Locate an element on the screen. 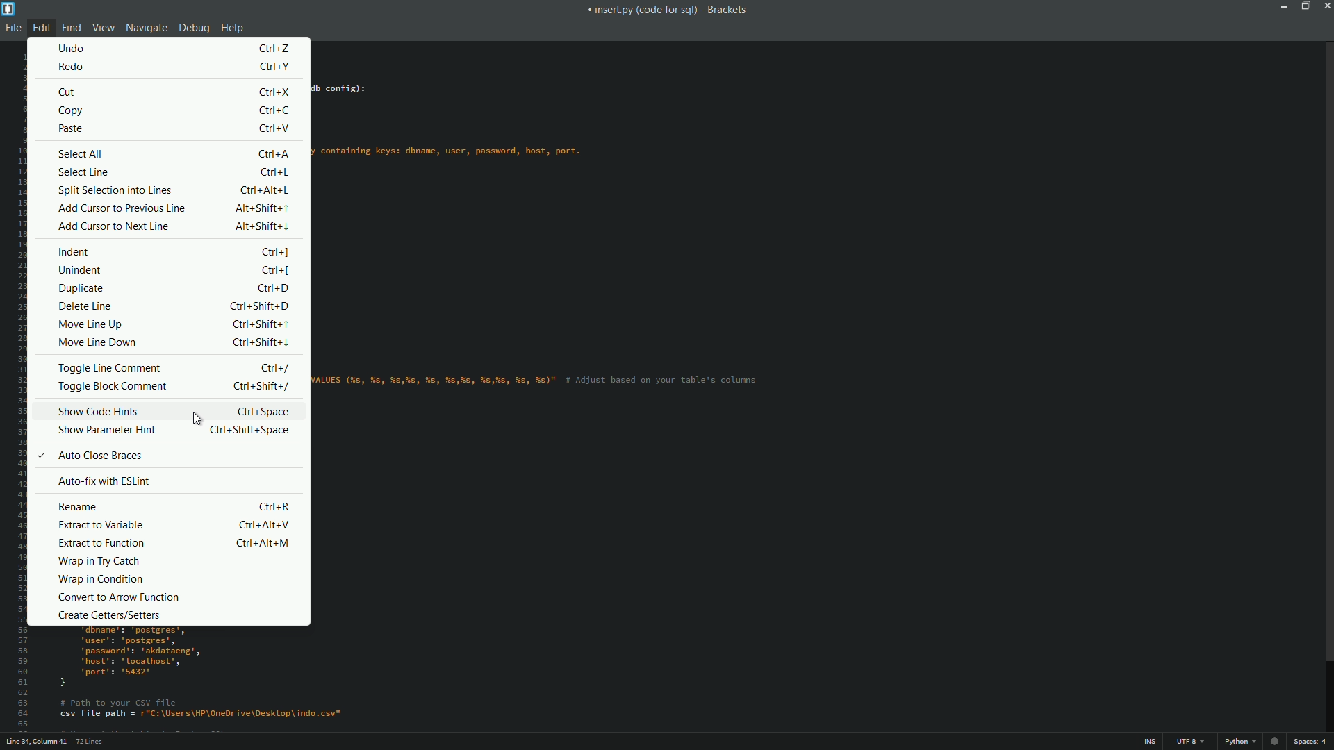 The image size is (1334, 750). wrap in try catch is located at coordinates (101, 562).